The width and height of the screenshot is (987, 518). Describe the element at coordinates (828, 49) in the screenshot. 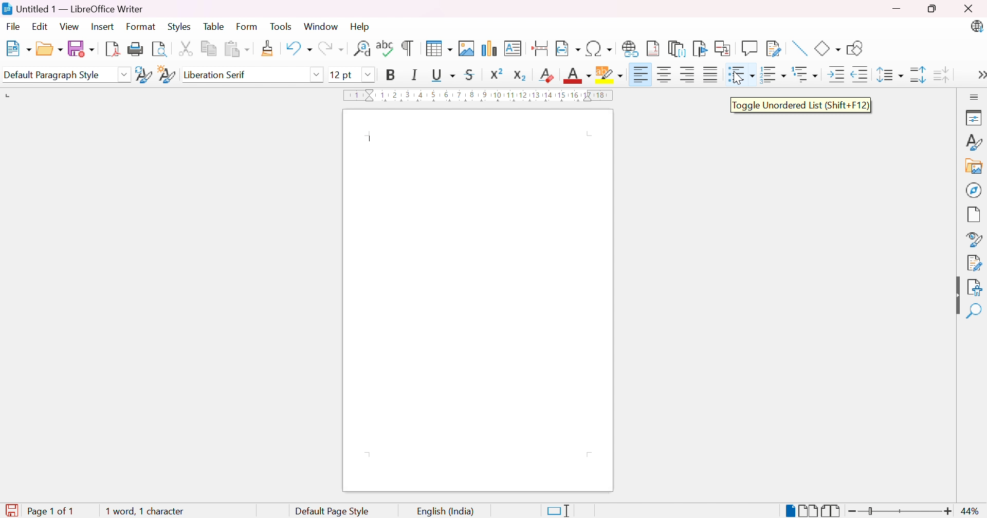

I see `Basic shapes` at that location.